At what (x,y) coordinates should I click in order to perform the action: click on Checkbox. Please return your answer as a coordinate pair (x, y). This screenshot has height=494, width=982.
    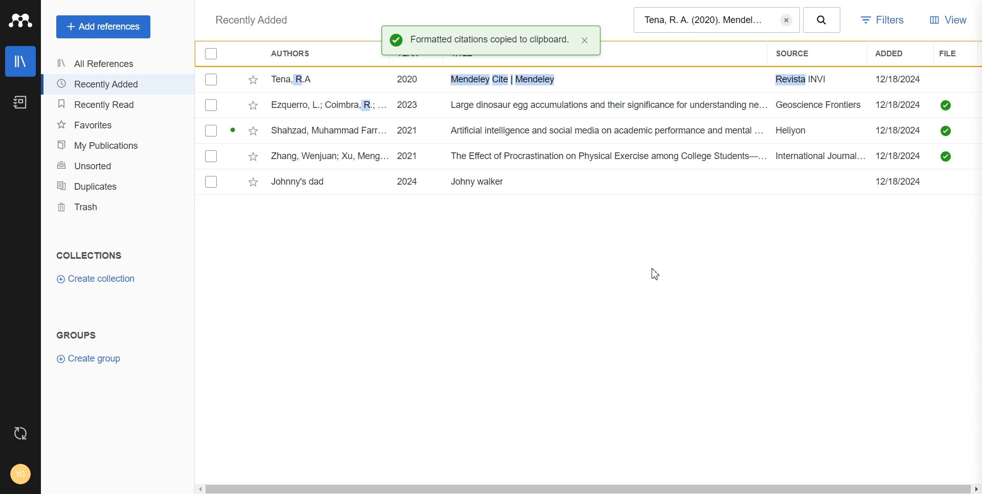
    Looking at the image, I should click on (213, 105).